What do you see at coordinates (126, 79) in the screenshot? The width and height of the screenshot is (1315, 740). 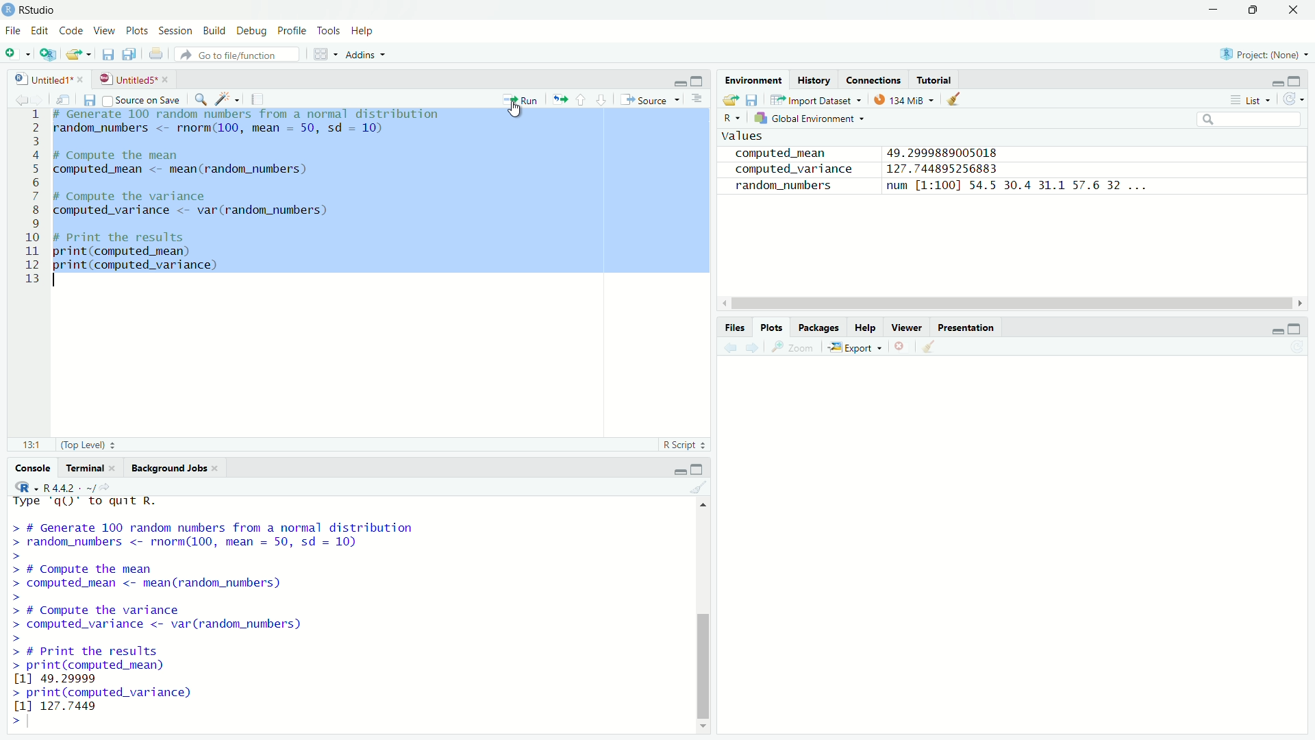 I see `untitled5` at bounding box center [126, 79].